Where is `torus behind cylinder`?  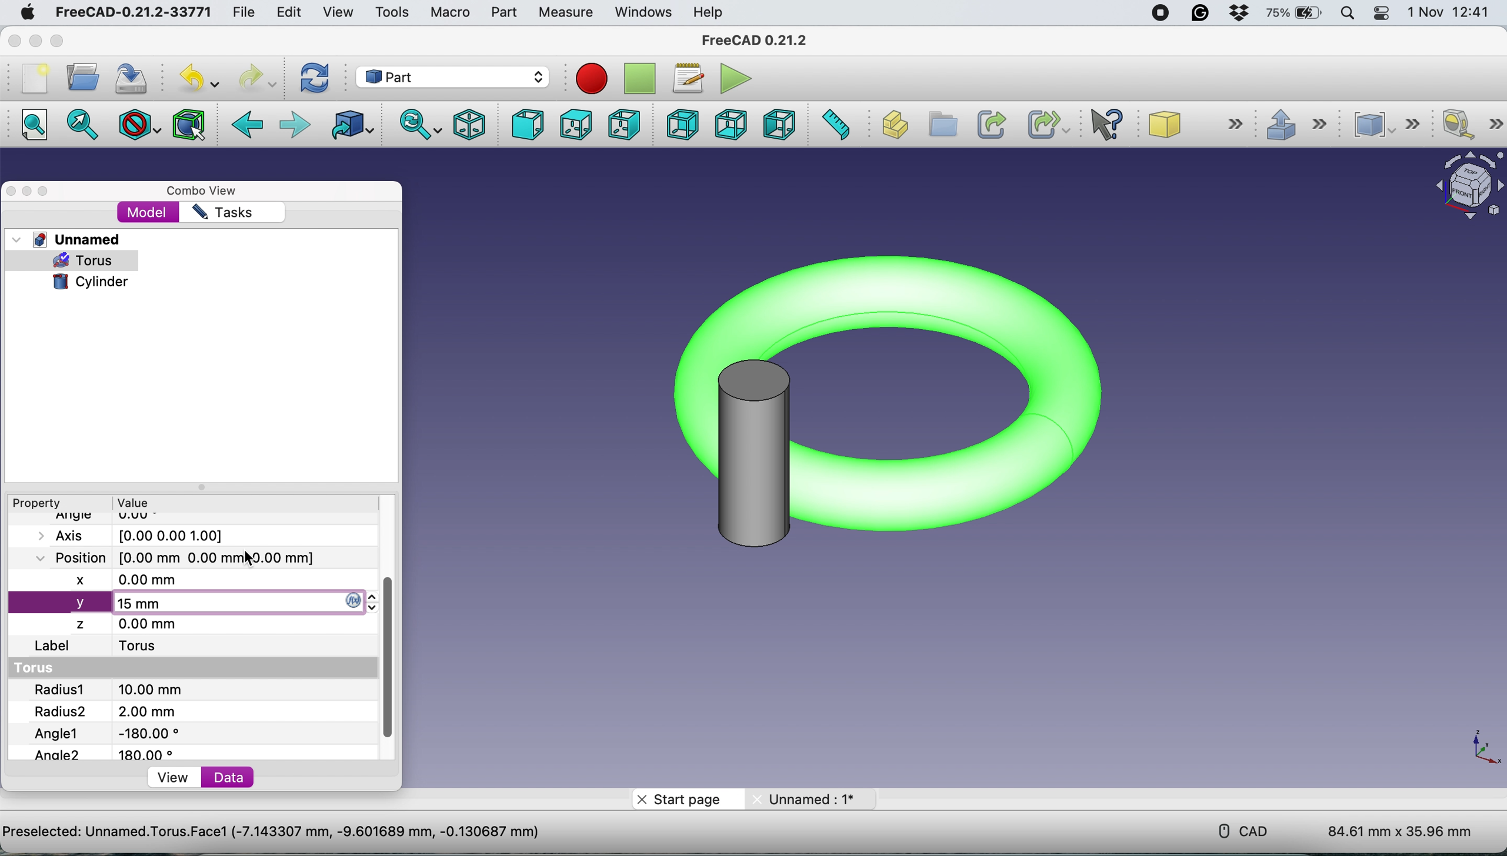
torus behind cylinder is located at coordinates (889, 399).